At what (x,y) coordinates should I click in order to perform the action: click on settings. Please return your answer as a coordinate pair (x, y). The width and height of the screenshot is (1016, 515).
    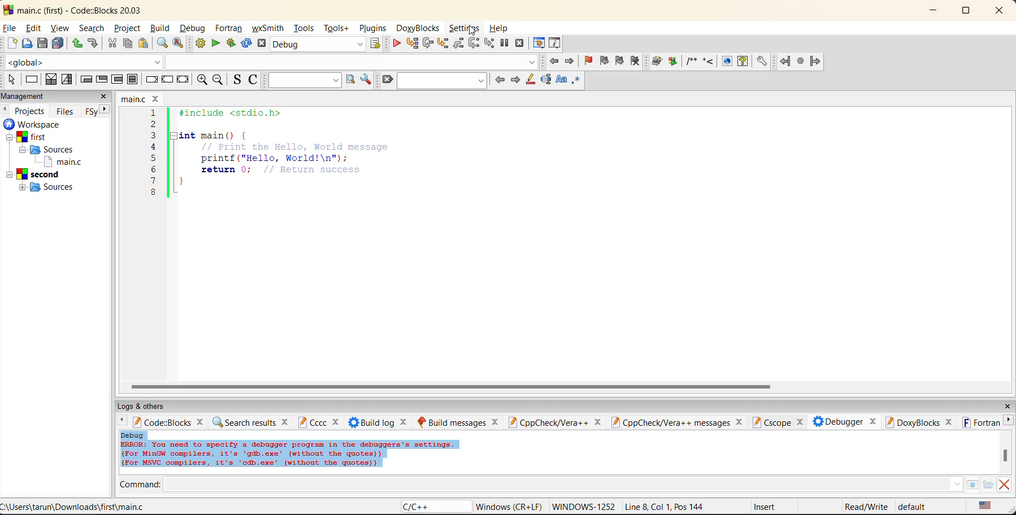
    Looking at the image, I should click on (466, 28).